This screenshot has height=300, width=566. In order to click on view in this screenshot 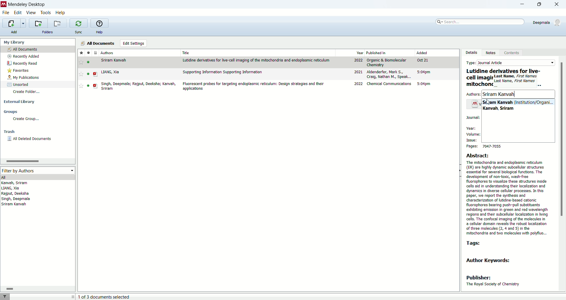, I will do `click(32, 13)`.